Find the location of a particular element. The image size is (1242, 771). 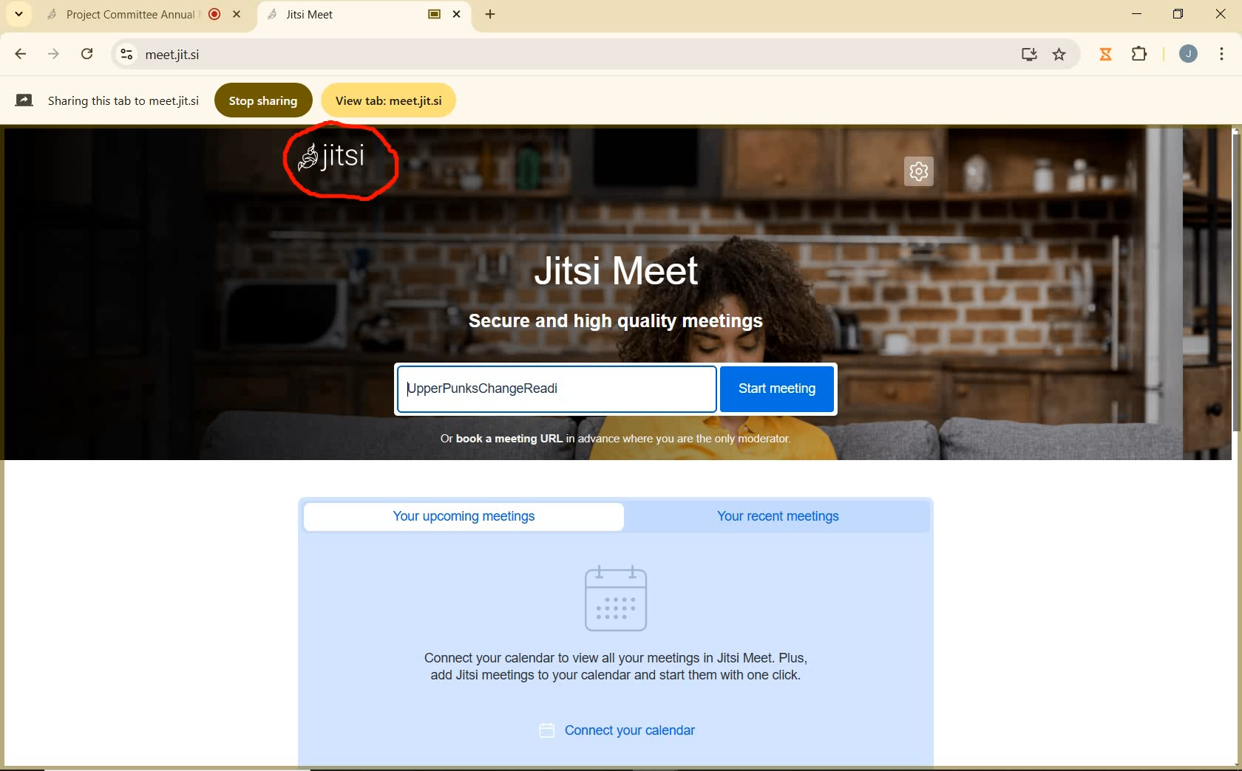

Collapse is located at coordinates (18, 15).